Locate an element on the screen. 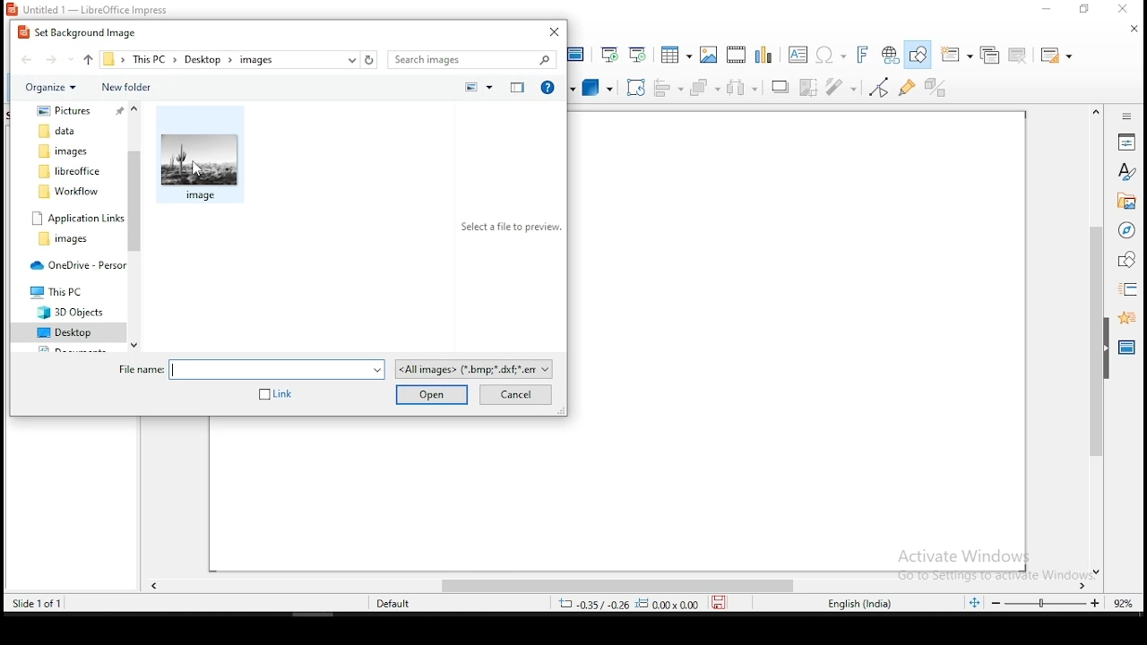  slide layout is located at coordinates (1060, 55).